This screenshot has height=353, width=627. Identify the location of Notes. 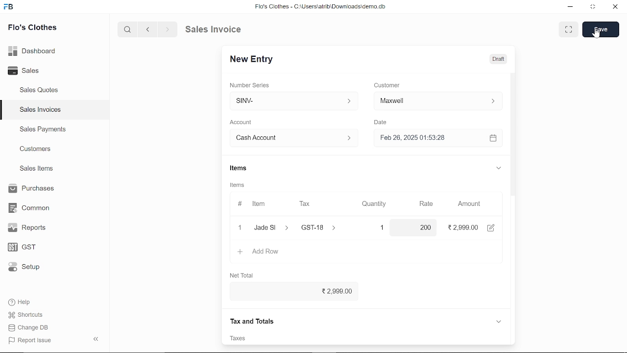
(241, 338).